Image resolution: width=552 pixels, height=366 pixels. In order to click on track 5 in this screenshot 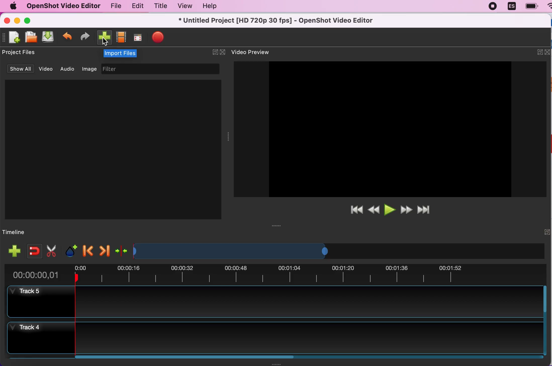, I will do `click(276, 302)`.